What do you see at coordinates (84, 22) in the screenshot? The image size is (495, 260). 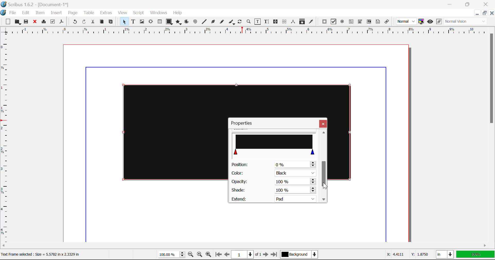 I see `Redo` at bounding box center [84, 22].